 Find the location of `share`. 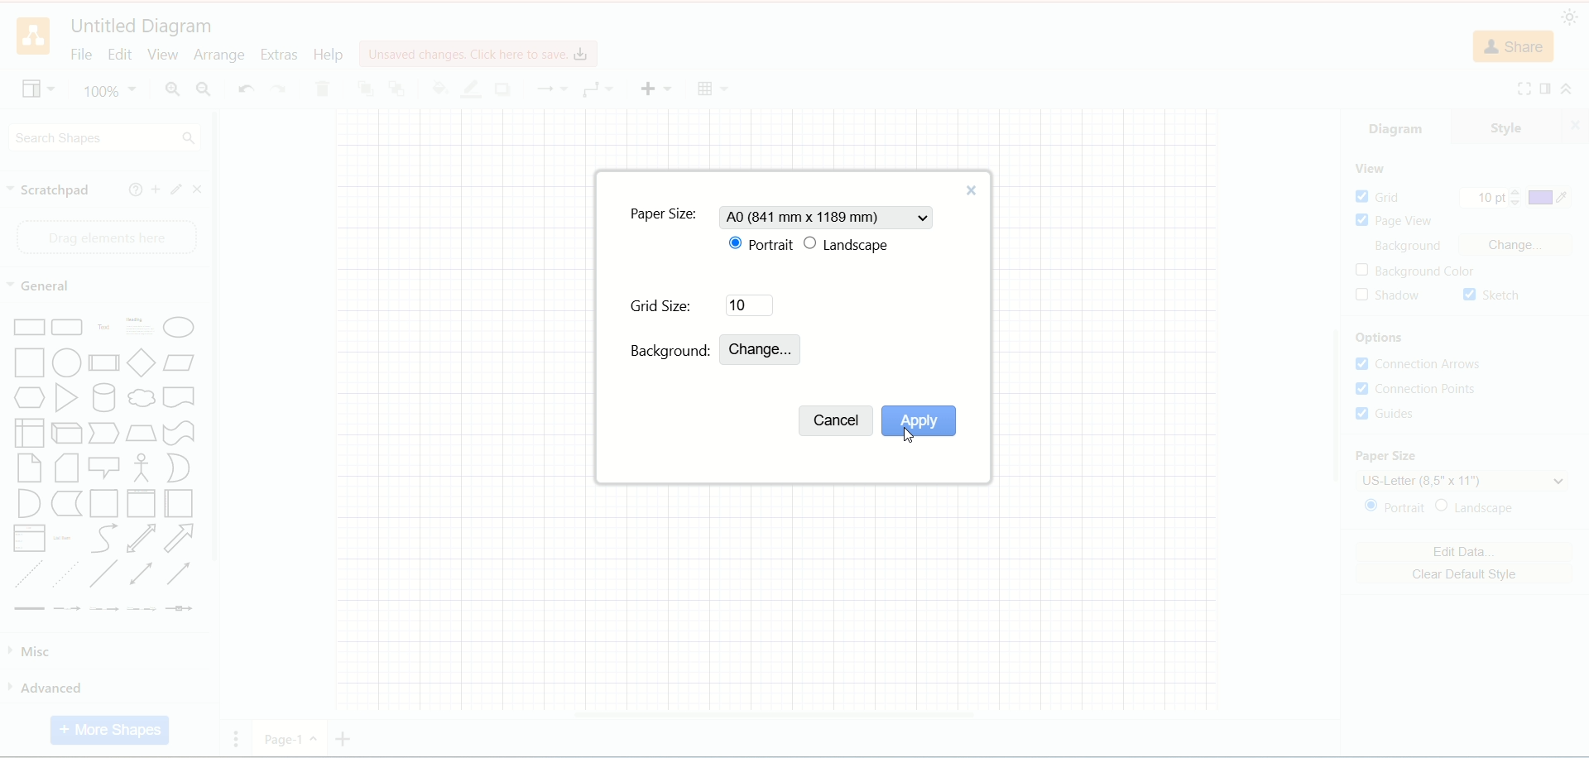

share is located at coordinates (1516, 48).